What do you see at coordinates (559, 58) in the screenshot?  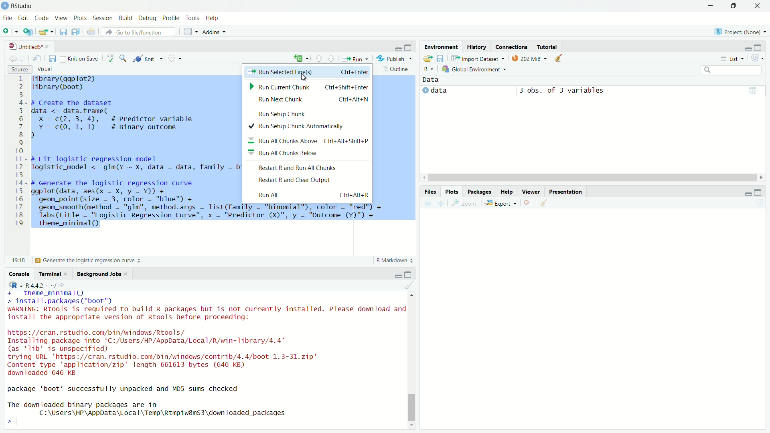 I see `Clear objects from workspace` at bounding box center [559, 58].